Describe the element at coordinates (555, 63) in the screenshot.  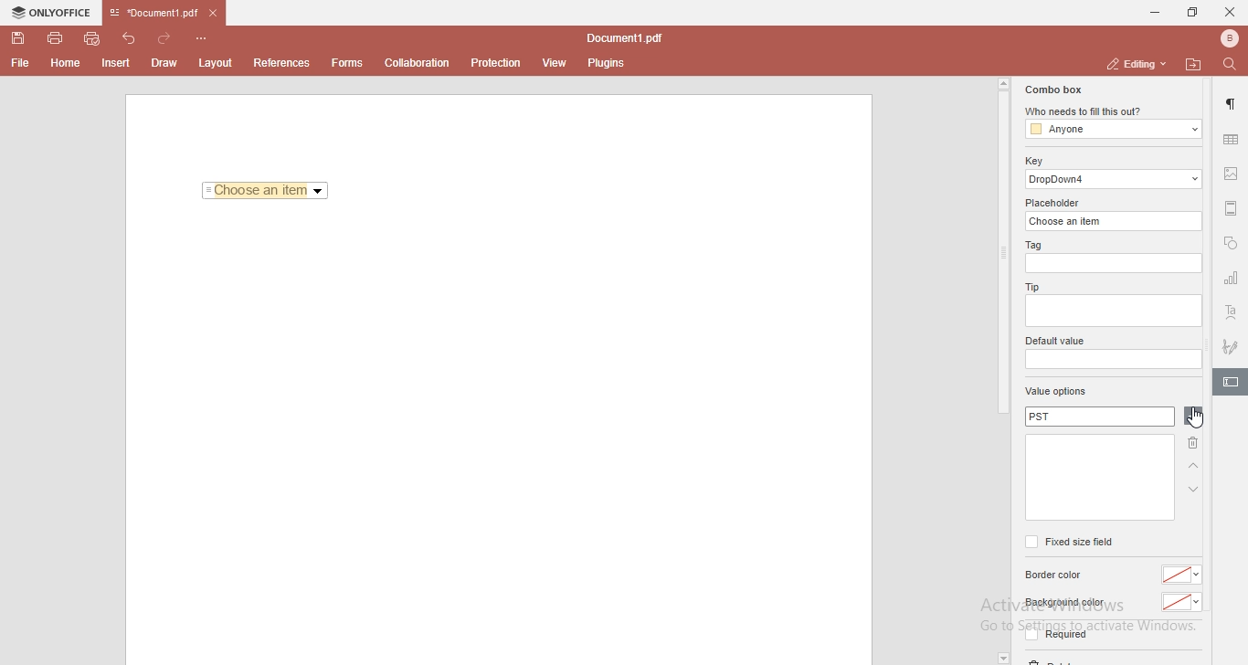
I see `view` at that location.